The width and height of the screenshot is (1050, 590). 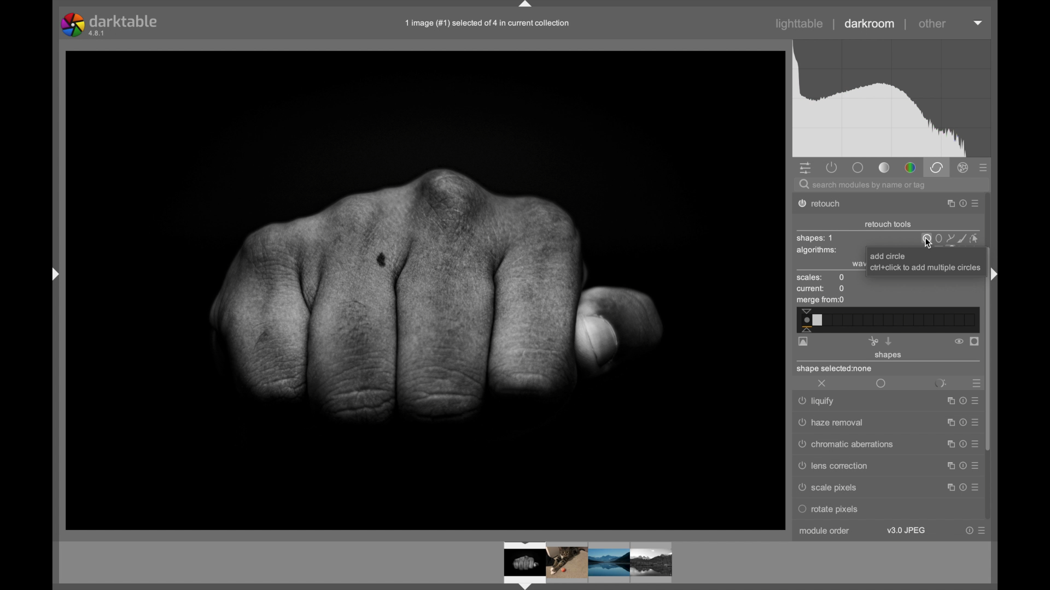 I want to click on help, so click(x=961, y=445).